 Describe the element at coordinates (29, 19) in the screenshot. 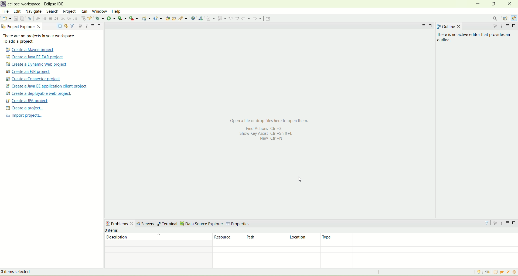

I see `undo` at that location.